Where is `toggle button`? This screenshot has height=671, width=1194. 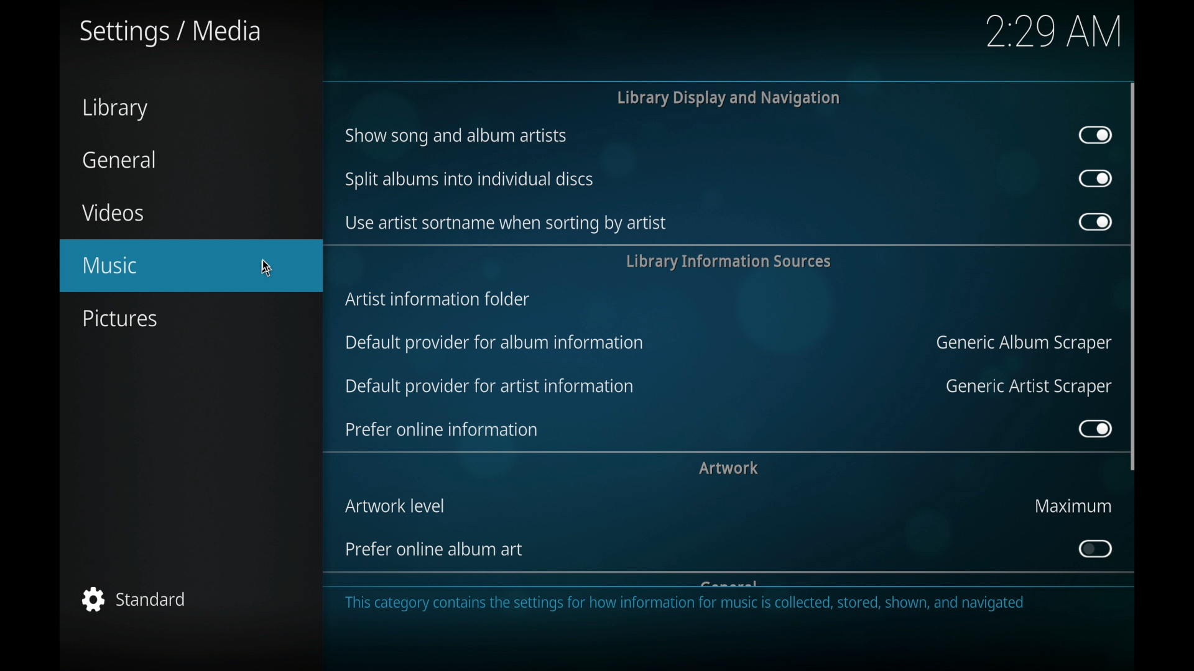
toggle button is located at coordinates (1096, 179).